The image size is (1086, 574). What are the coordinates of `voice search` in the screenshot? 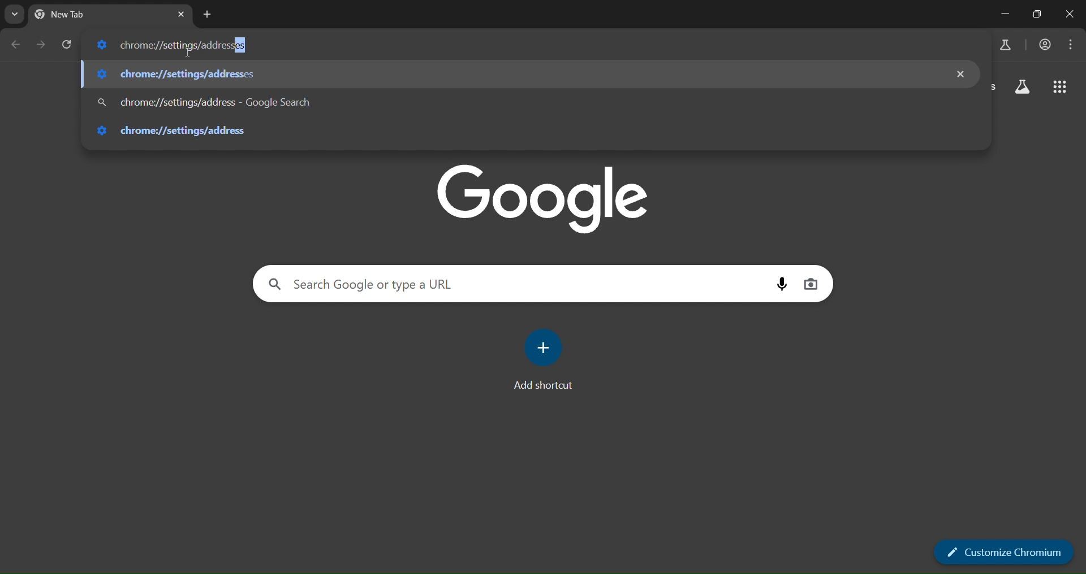 It's located at (779, 284).